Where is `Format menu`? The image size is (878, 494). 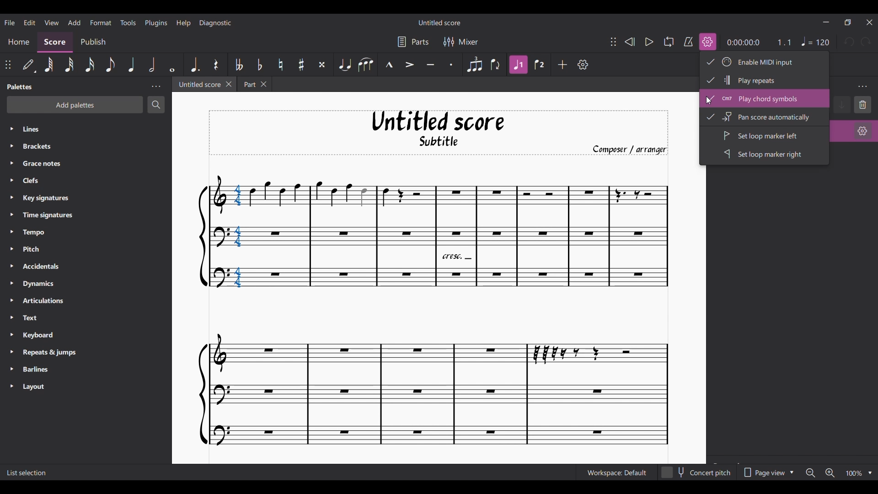 Format menu is located at coordinates (101, 22).